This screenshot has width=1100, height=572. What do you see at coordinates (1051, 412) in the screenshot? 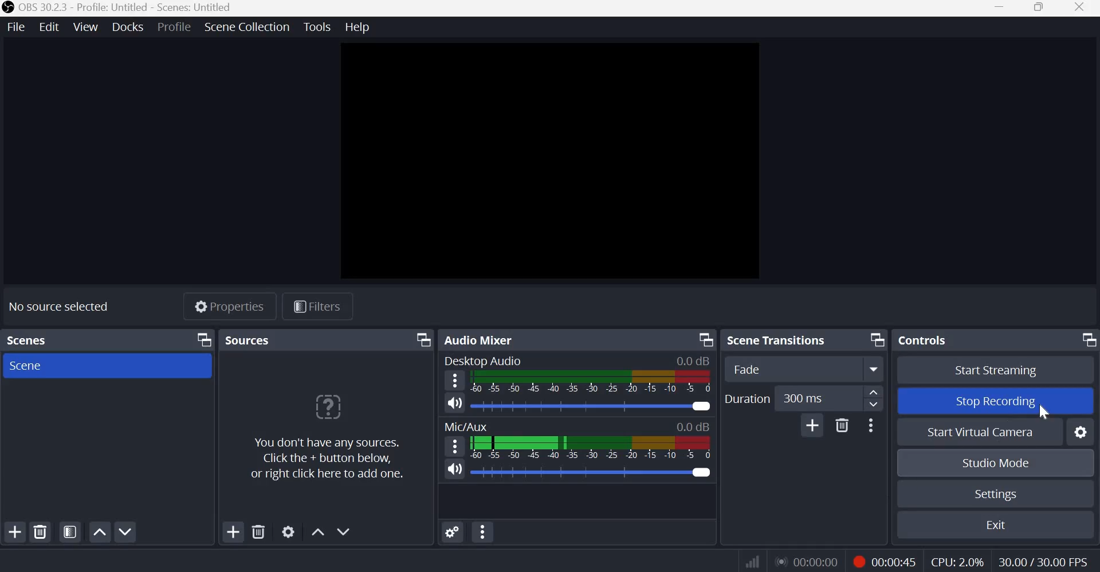
I see `cursor` at bounding box center [1051, 412].